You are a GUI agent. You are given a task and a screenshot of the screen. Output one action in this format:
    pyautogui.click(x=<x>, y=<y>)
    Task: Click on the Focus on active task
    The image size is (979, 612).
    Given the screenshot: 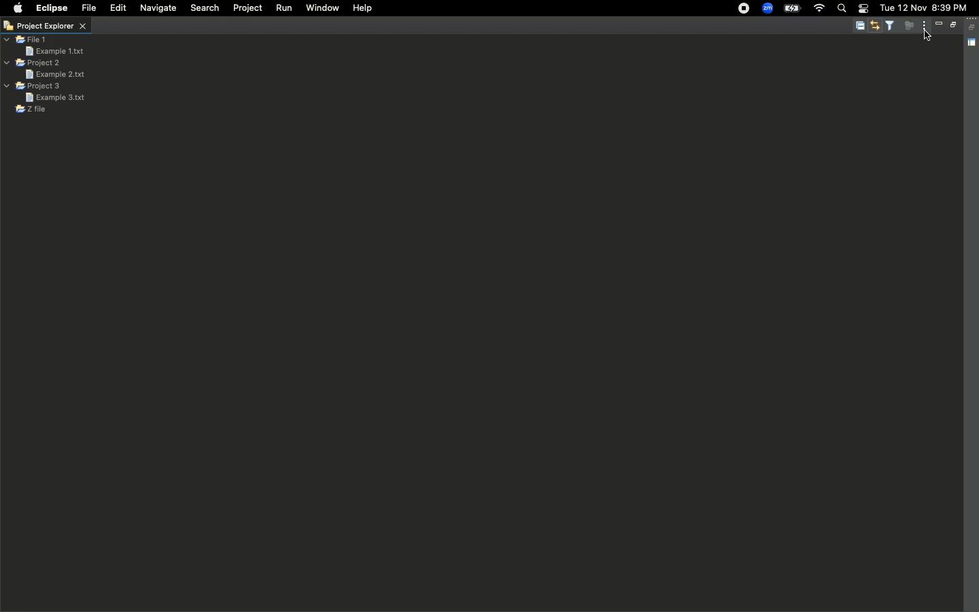 What is the action you would take?
    pyautogui.click(x=907, y=26)
    